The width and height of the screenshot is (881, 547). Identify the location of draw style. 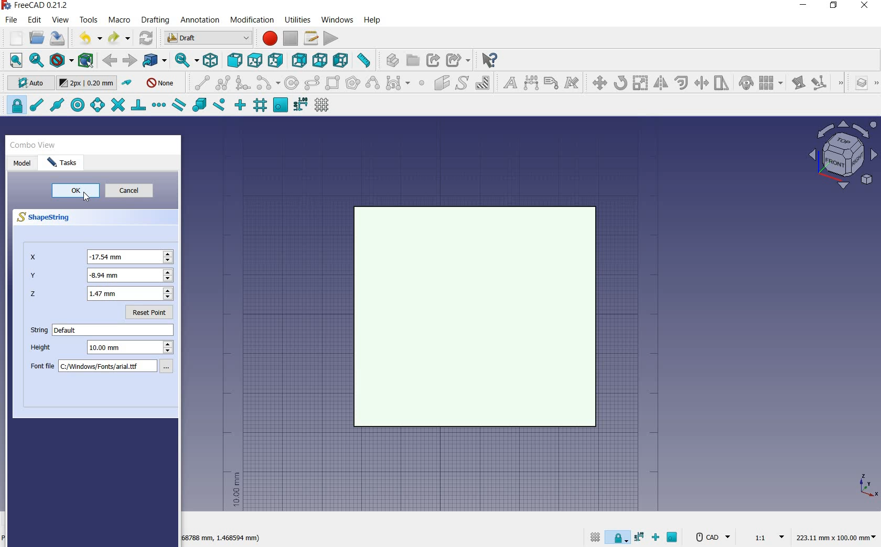
(61, 61).